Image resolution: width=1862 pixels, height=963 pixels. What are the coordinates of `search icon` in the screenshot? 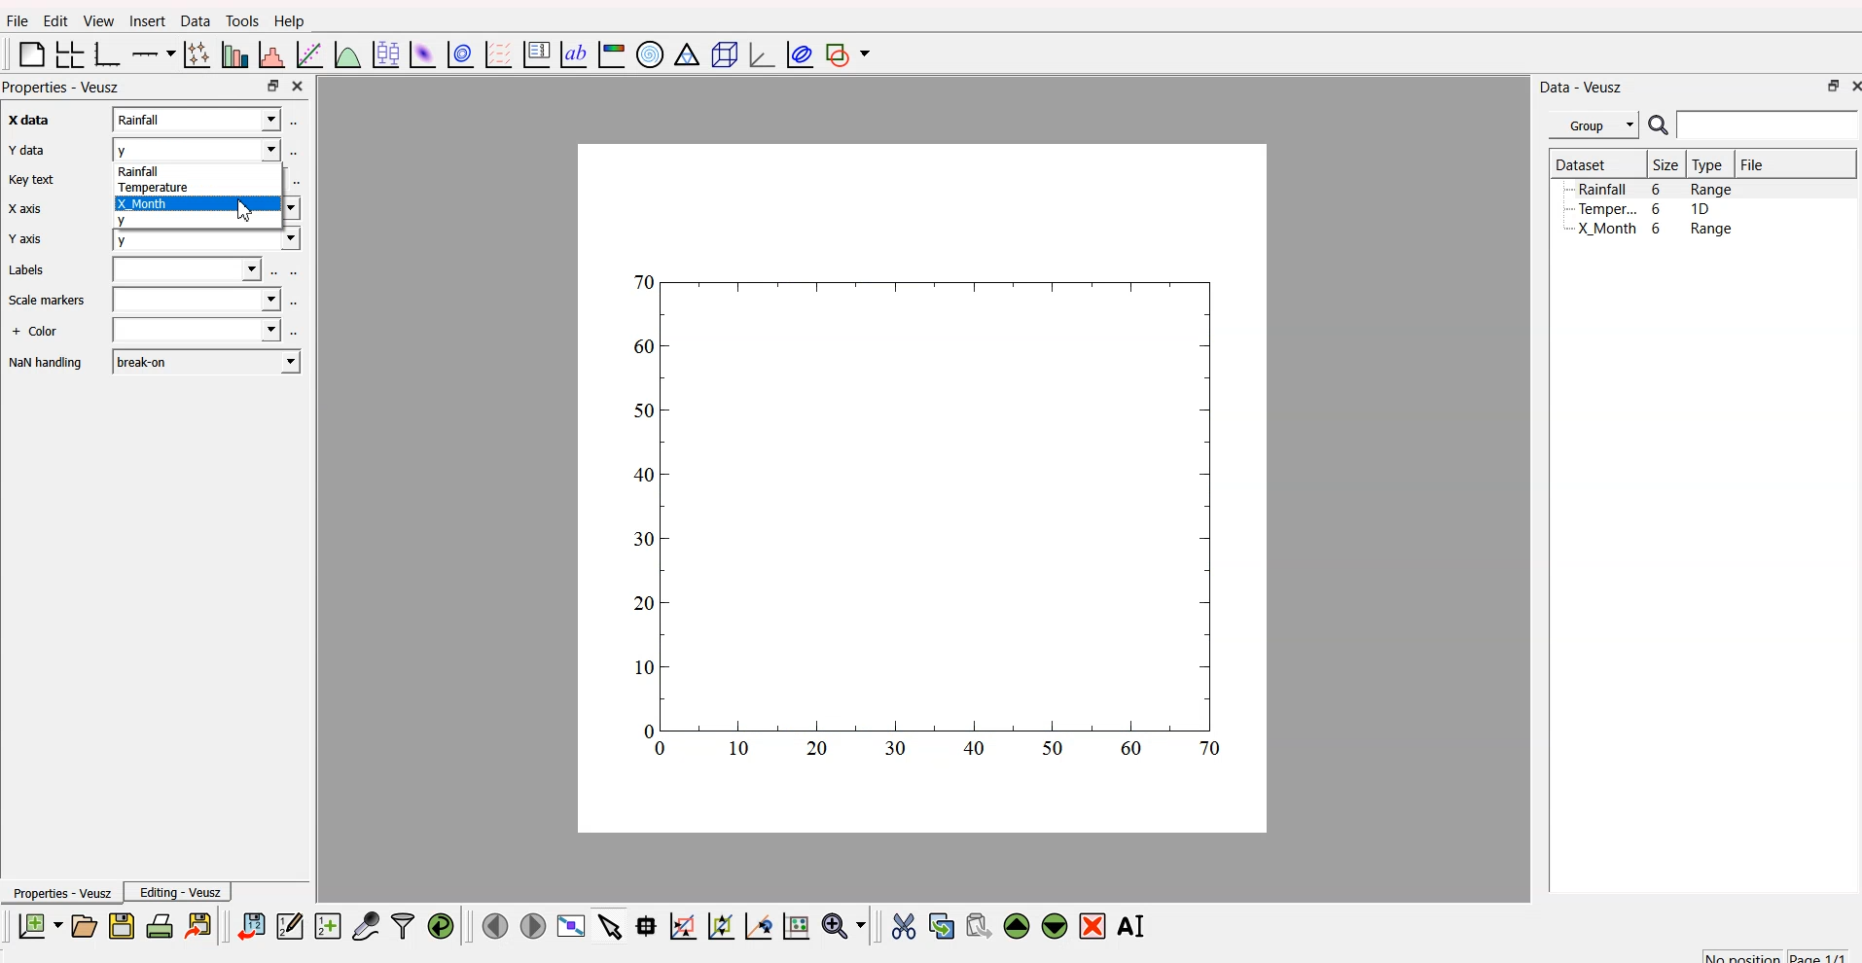 It's located at (1658, 125).